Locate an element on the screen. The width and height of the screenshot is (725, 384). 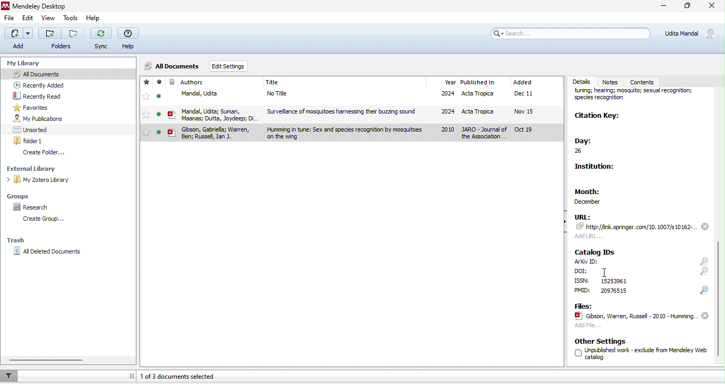
seen/unseen is located at coordinates (159, 99).